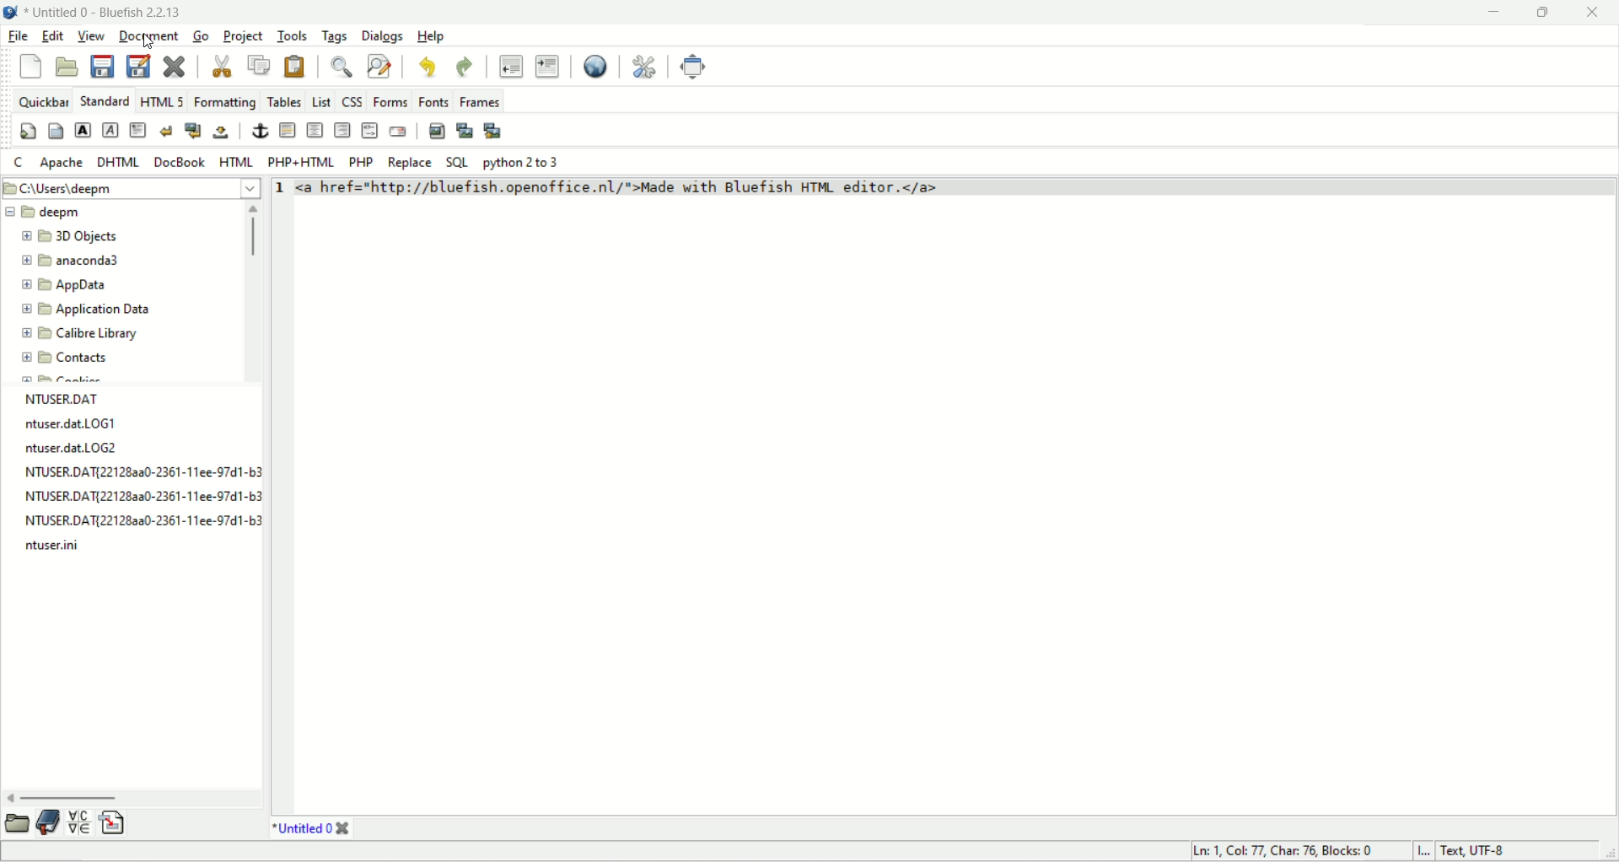 This screenshot has width=1619, height=862. Describe the element at coordinates (255, 66) in the screenshot. I see `copy` at that location.